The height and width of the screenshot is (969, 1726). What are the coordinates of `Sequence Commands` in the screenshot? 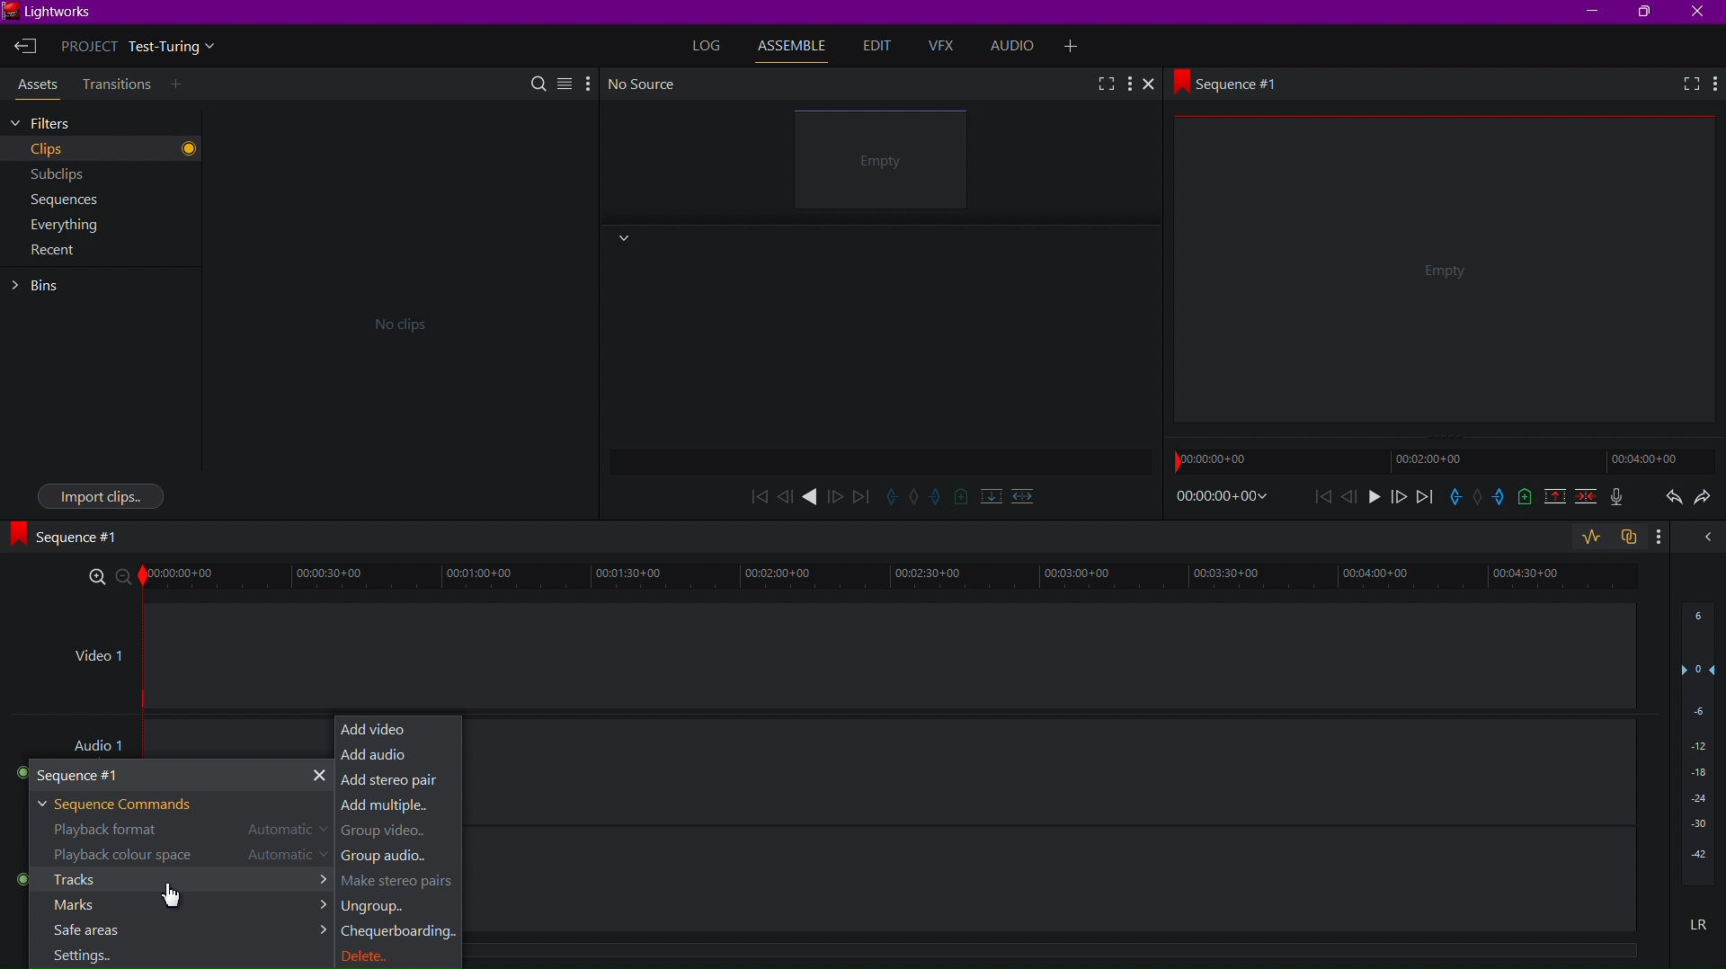 It's located at (125, 803).